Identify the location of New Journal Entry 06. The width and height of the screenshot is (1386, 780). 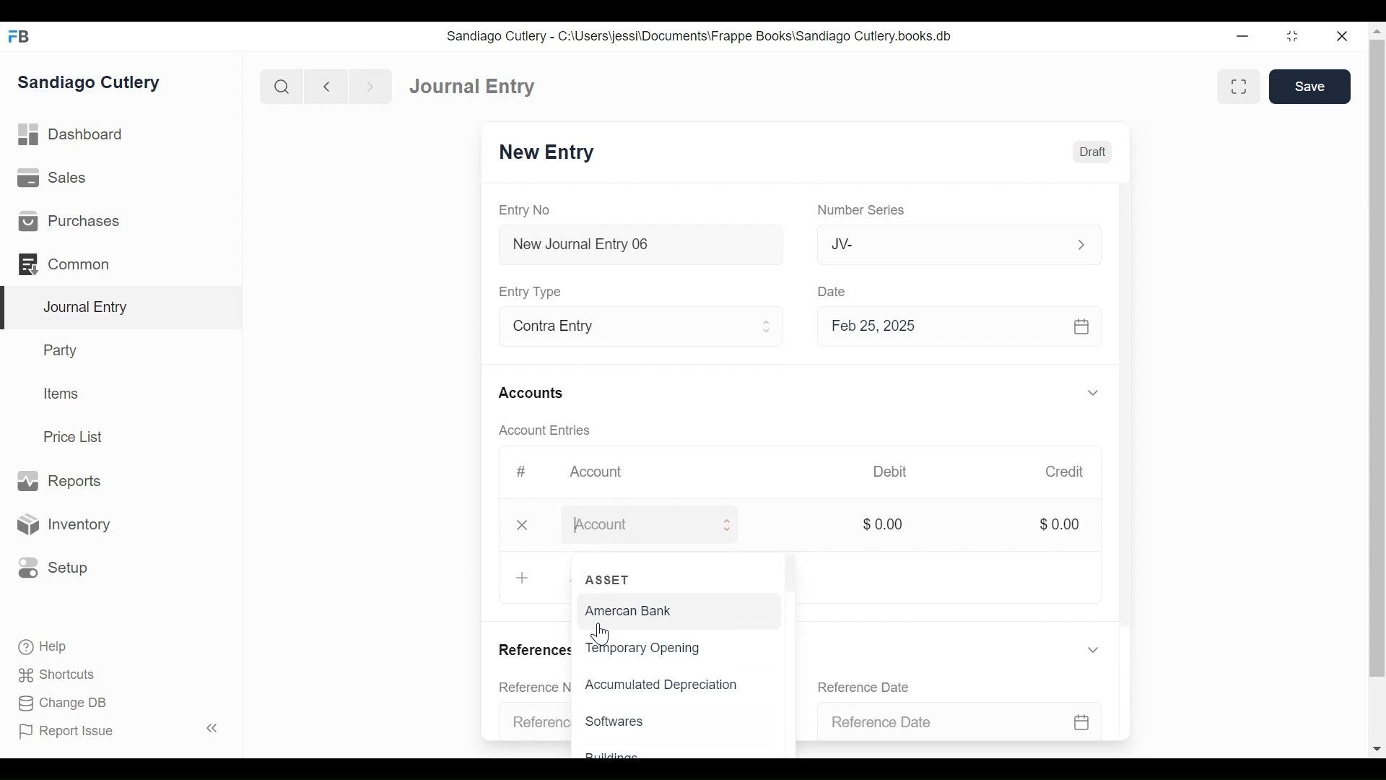
(639, 243).